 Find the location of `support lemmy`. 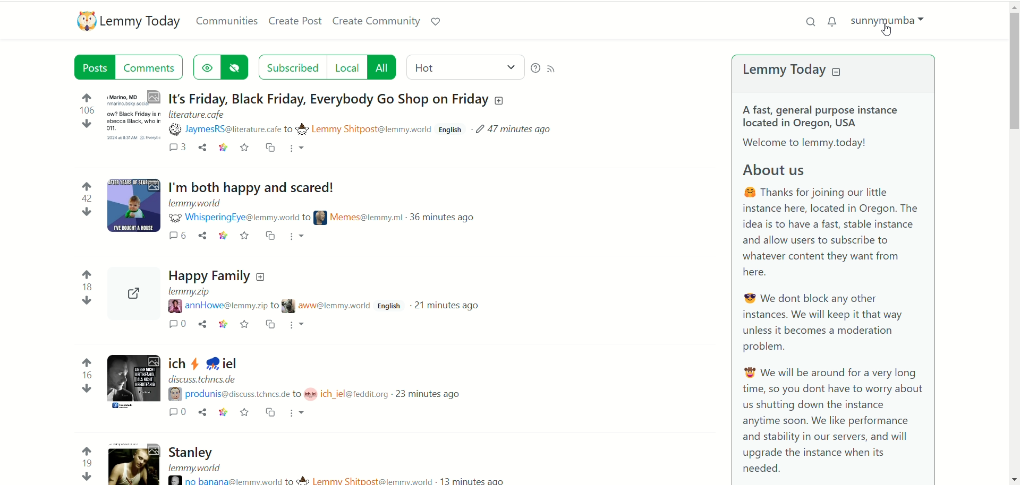

support lemmy is located at coordinates (439, 22).